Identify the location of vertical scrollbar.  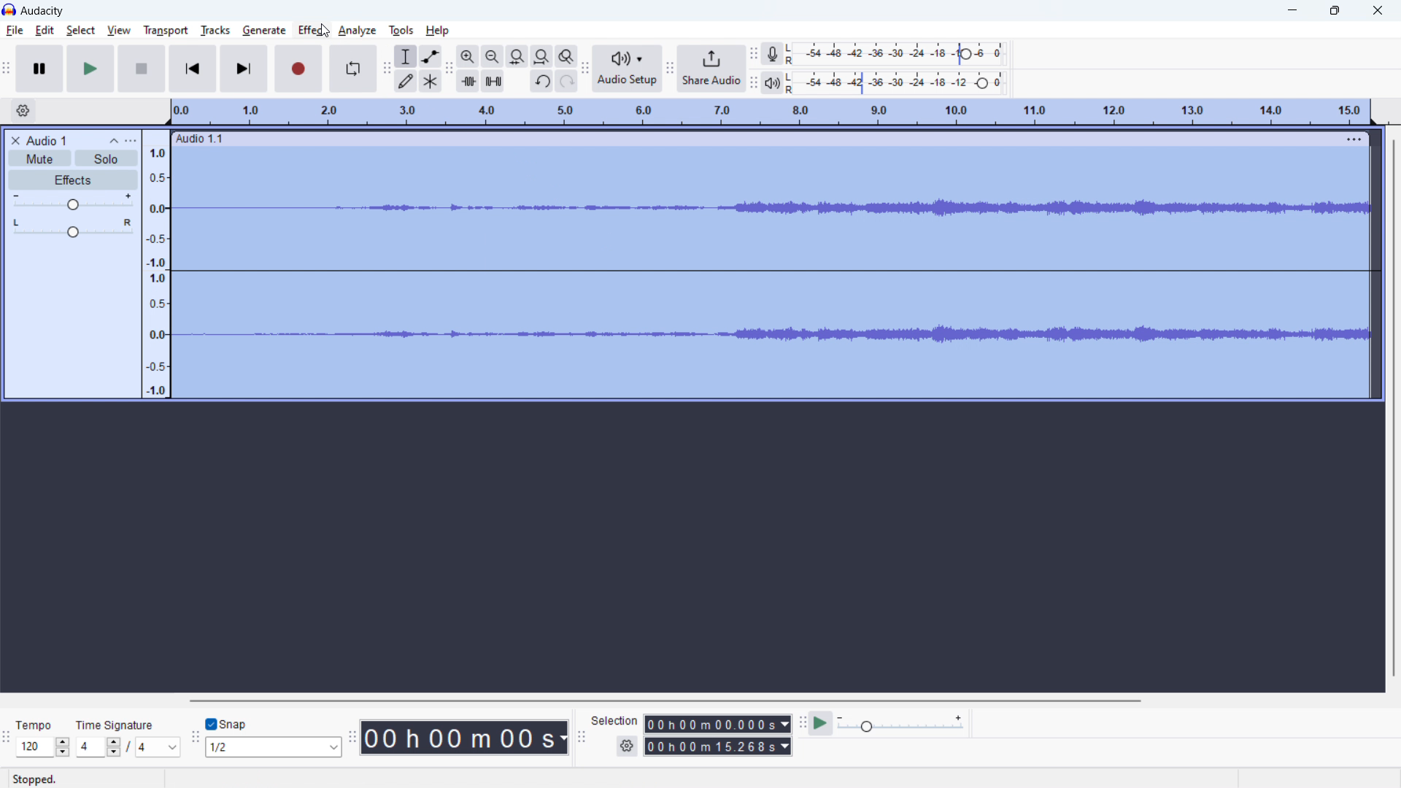
(1394, 408).